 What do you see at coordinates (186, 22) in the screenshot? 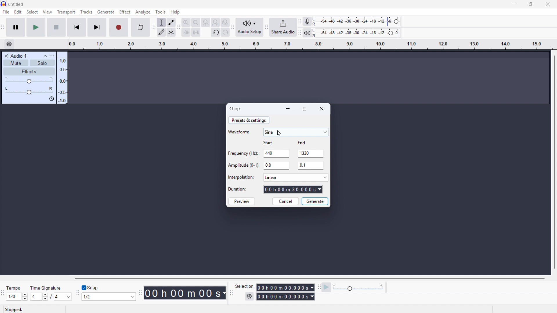
I see `Zoom in ` at bounding box center [186, 22].